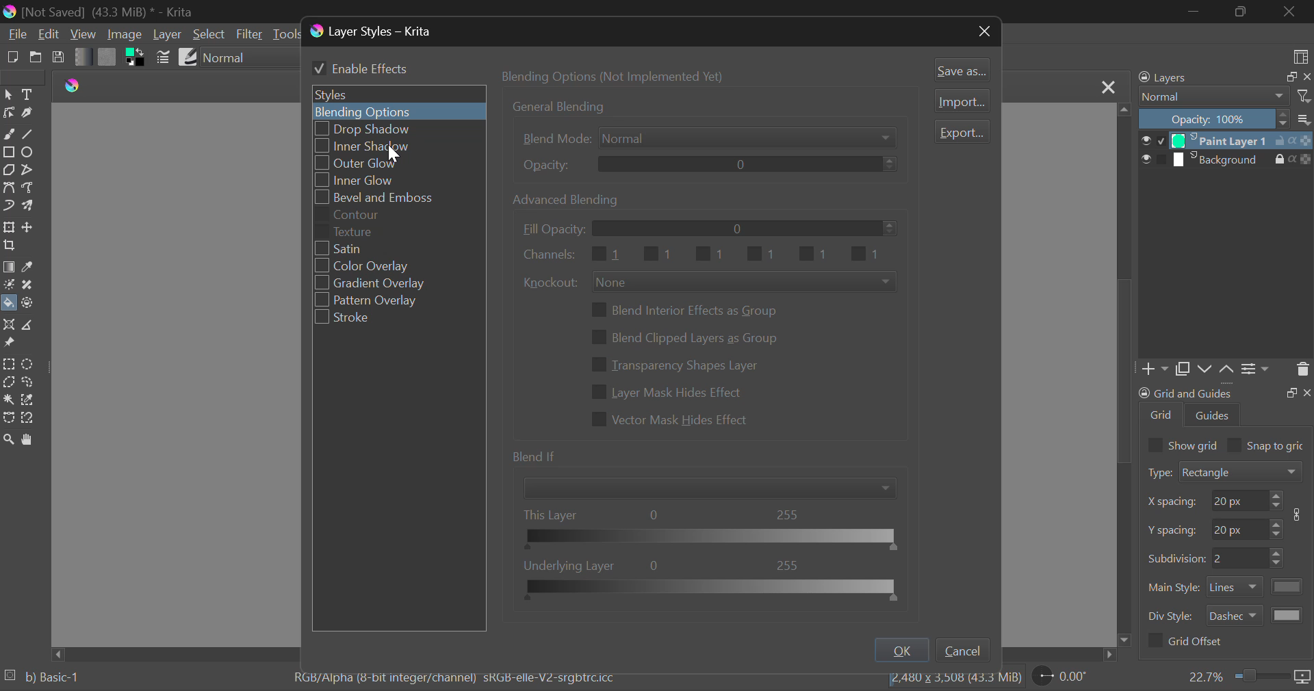  Describe the element at coordinates (1226, 473) in the screenshot. I see `Grid Type` at that location.